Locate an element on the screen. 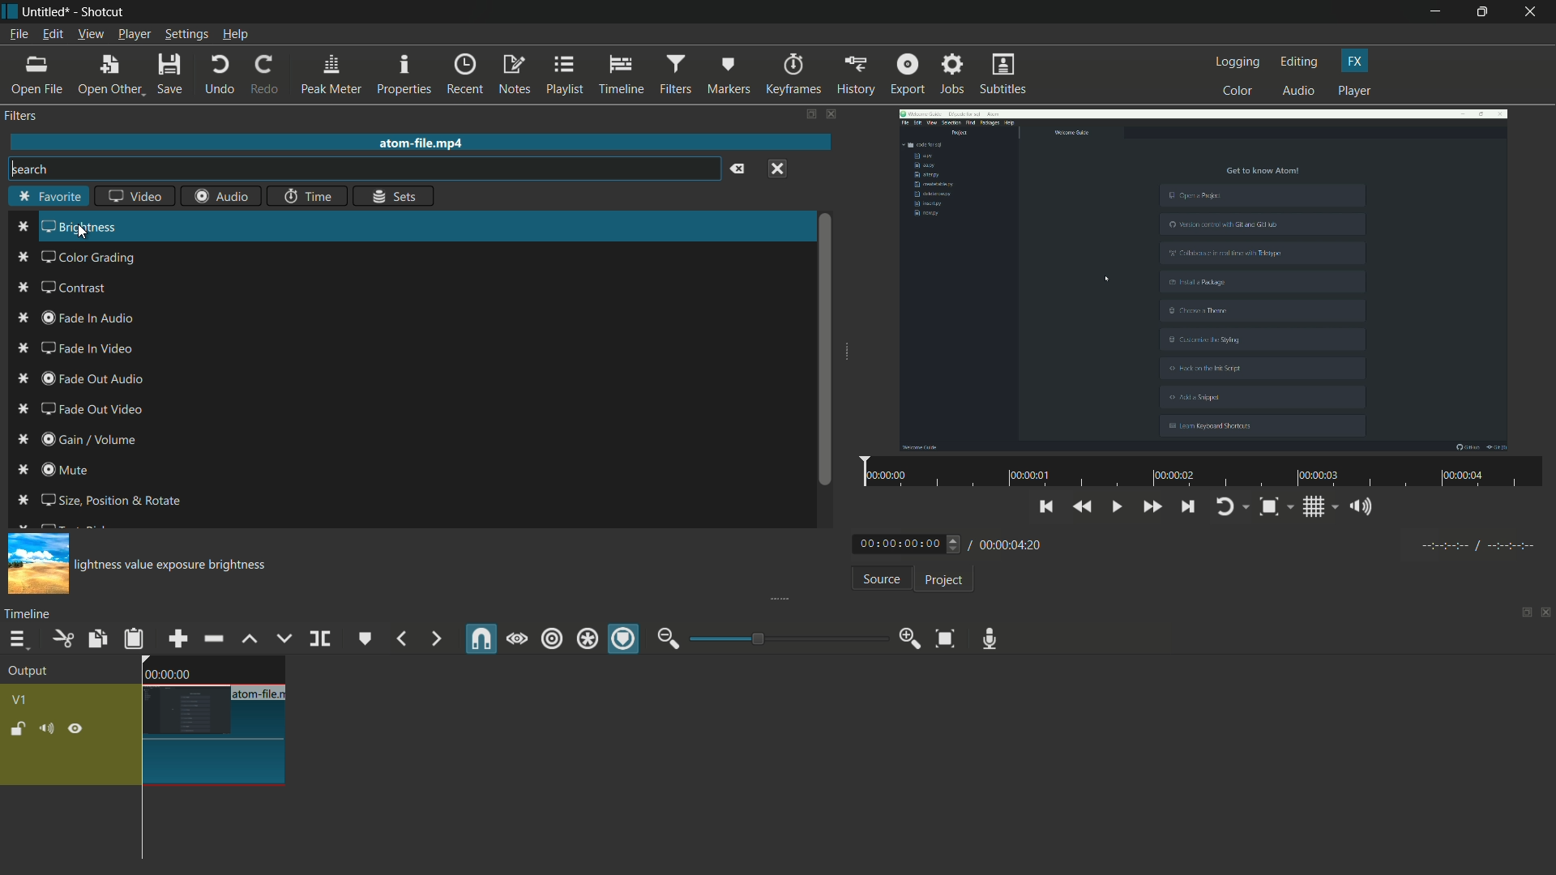 The width and height of the screenshot is (1556, 875). edit menu is located at coordinates (50, 35).